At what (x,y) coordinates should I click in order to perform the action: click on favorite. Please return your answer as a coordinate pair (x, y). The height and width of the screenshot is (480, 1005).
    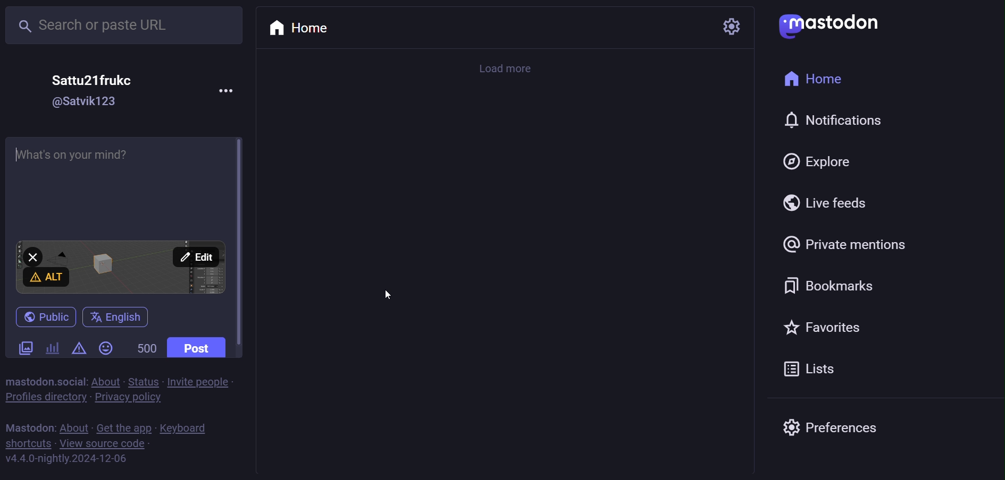
    Looking at the image, I should click on (824, 329).